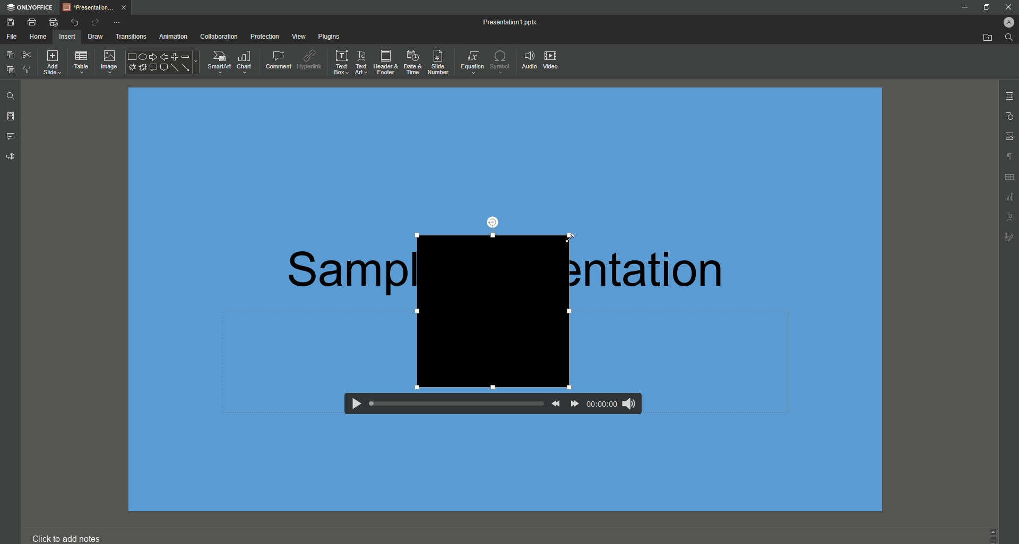 The height and width of the screenshot is (544, 1019). What do you see at coordinates (360, 63) in the screenshot?
I see `Text Art` at bounding box center [360, 63].